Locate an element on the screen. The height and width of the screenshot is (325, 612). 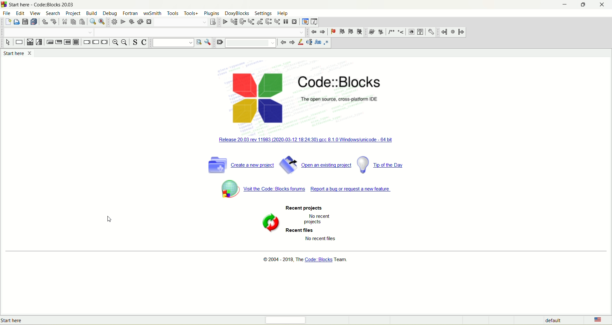
zoom in is located at coordinates (115, 43).